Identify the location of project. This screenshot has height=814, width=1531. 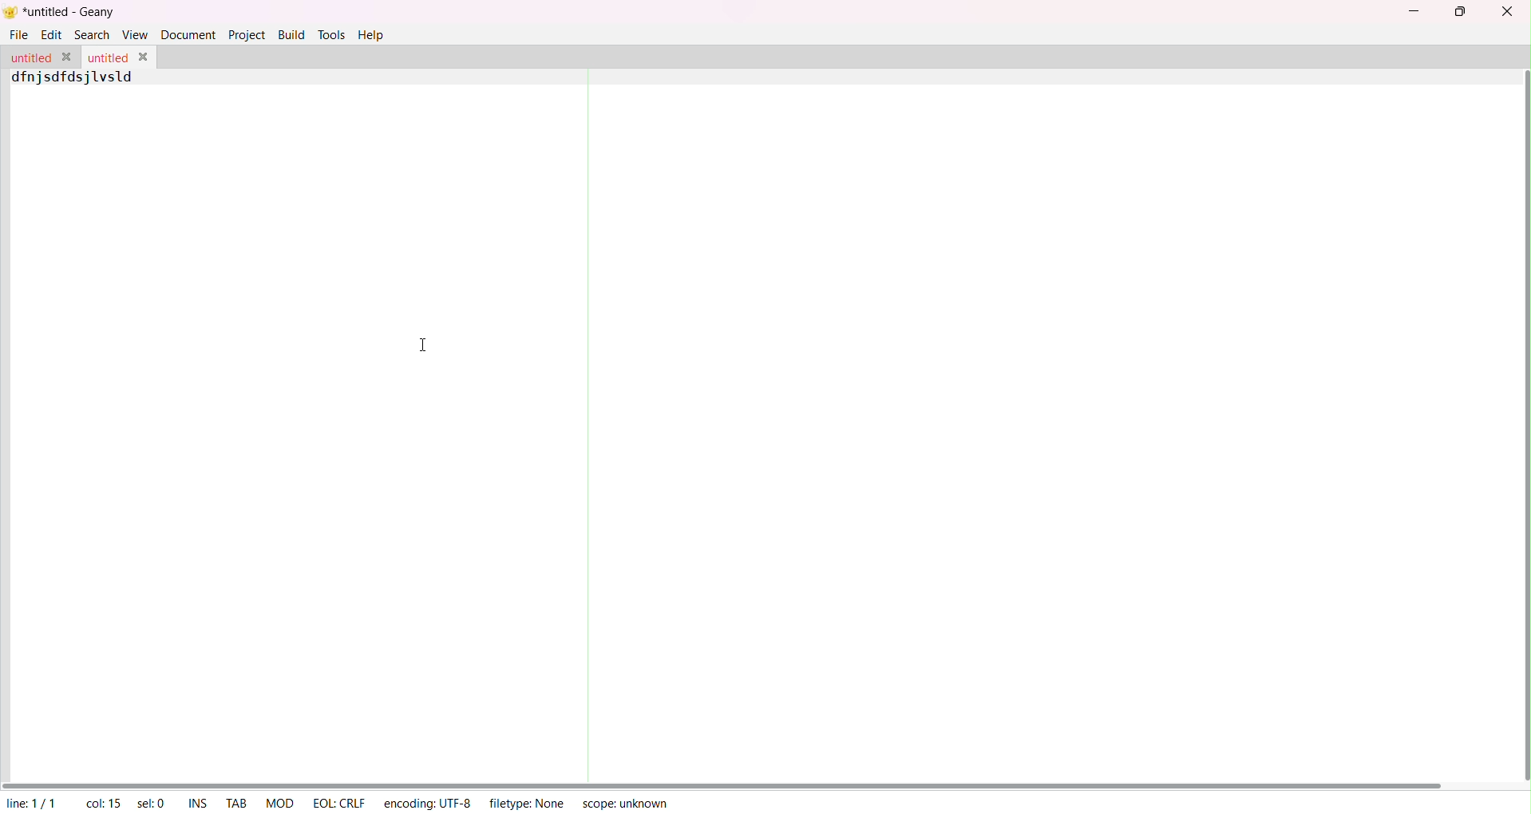
(247, 35).